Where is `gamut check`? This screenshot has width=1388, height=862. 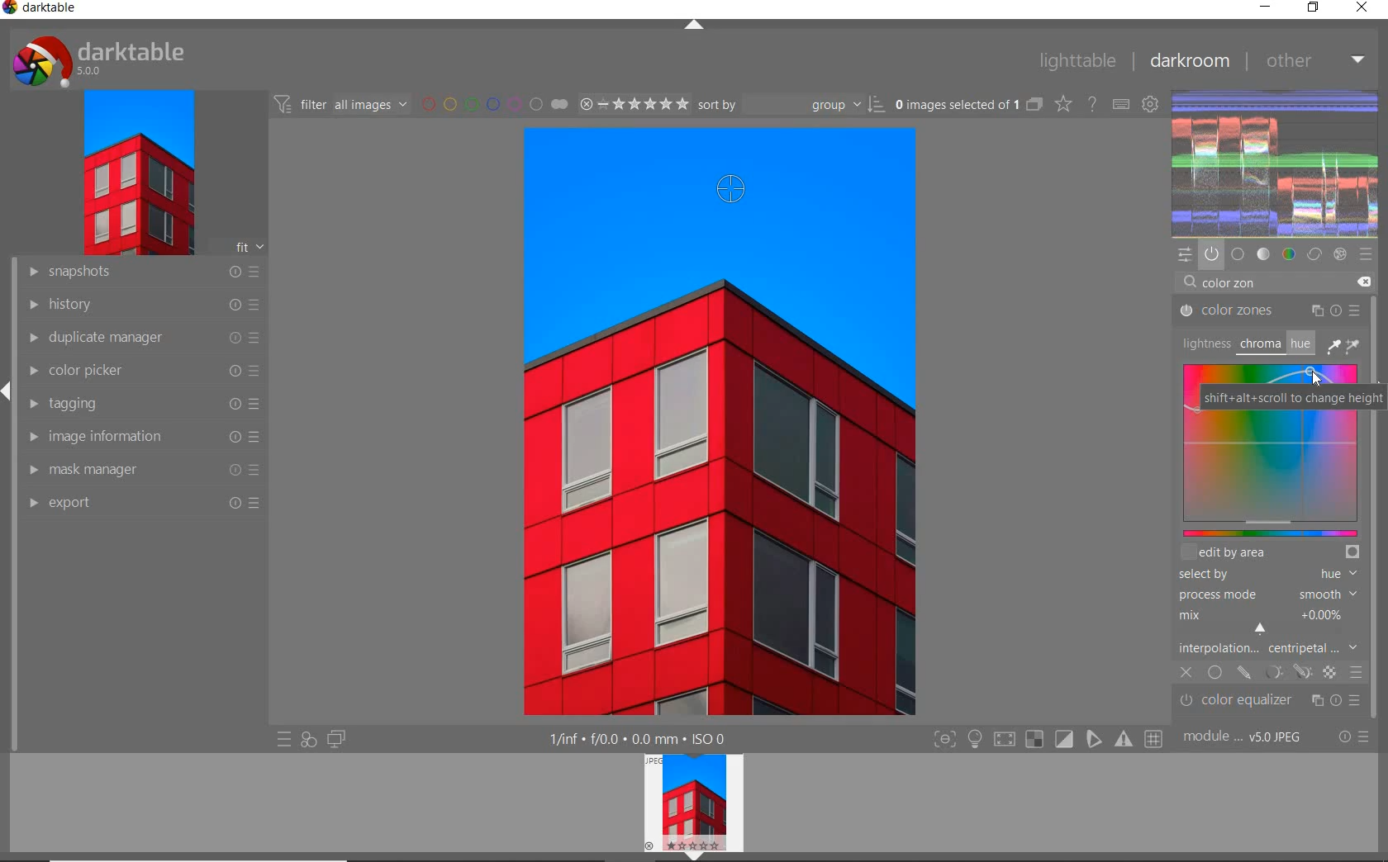
gamut check is located at coordinates (1033, 739).